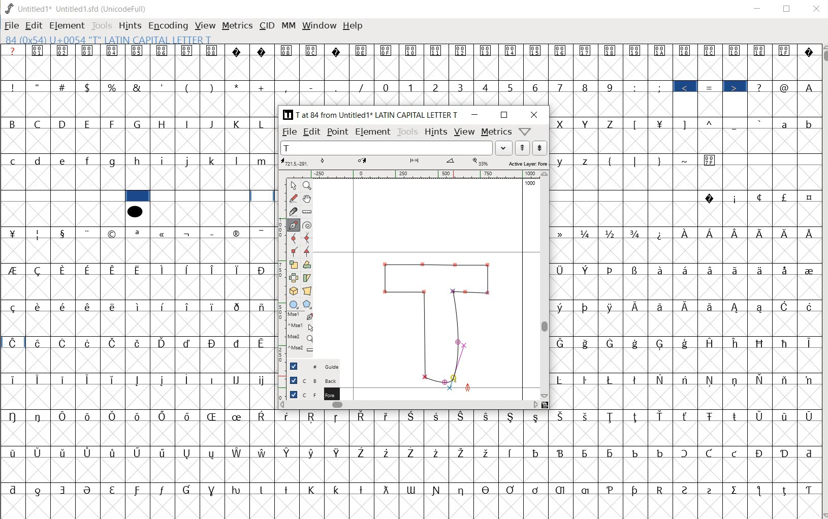  What do you see at coordinates (711, 50) in the screenshot?
I see `Symbol` at bounding box center [711, 50].